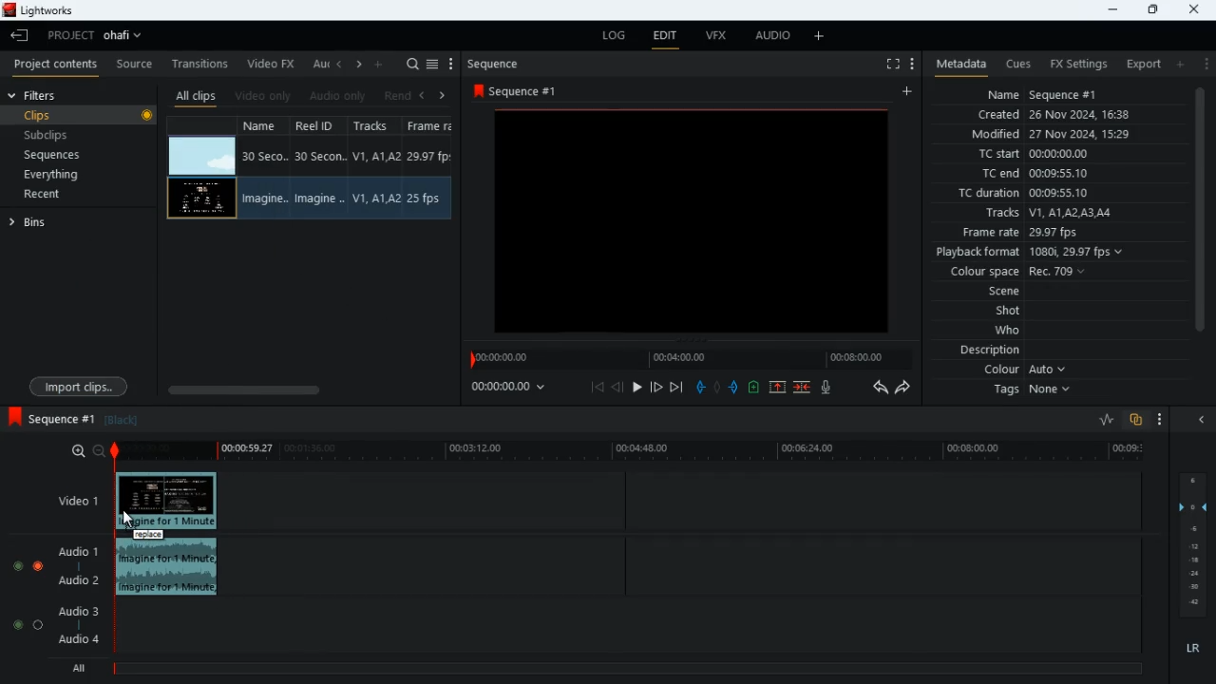  I want to click on sequence, so click(530, 90).